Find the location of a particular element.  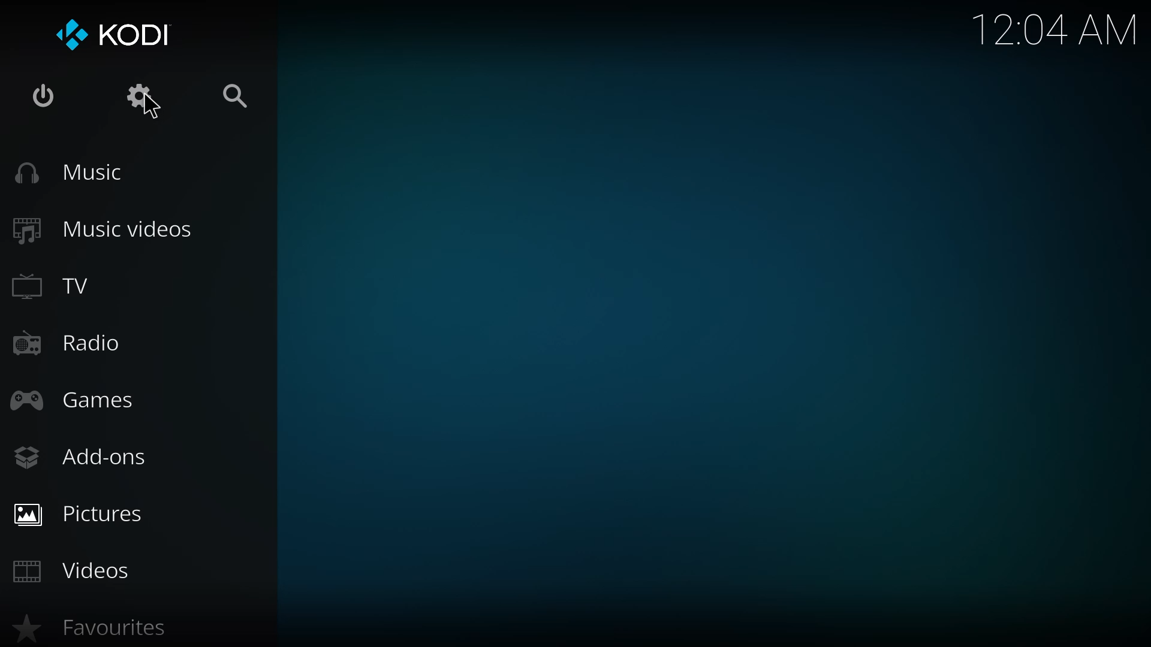

time is located at coordinates (1056, 29).